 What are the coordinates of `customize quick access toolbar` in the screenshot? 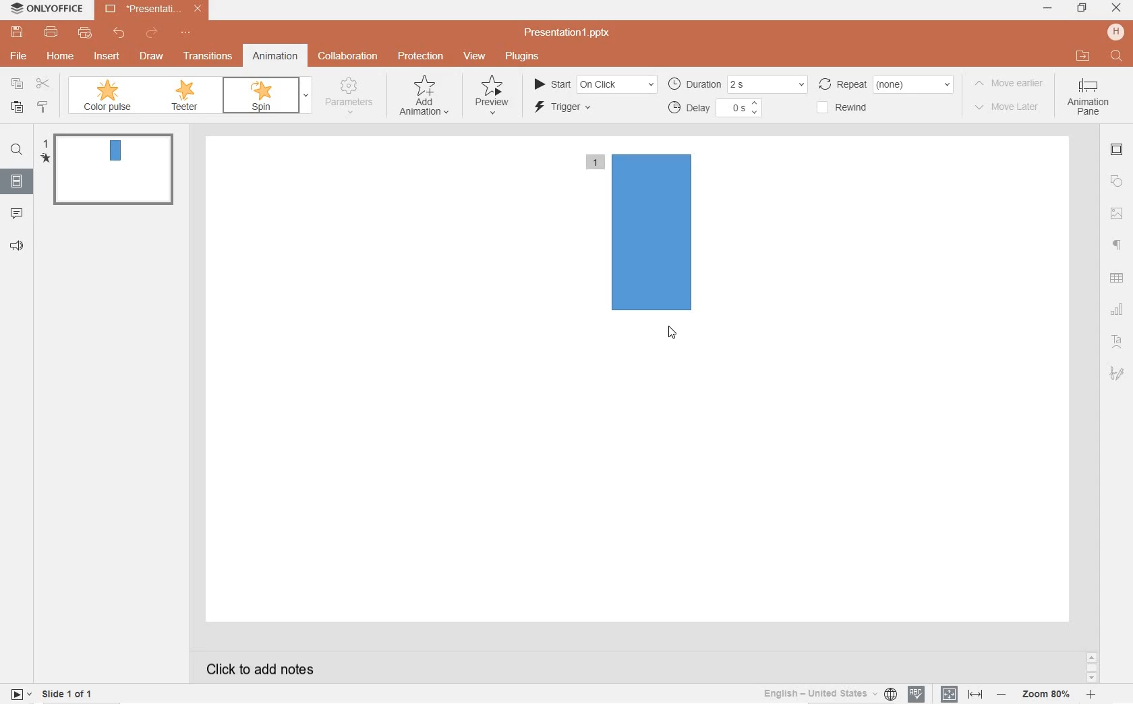 It's located at (189, 34).